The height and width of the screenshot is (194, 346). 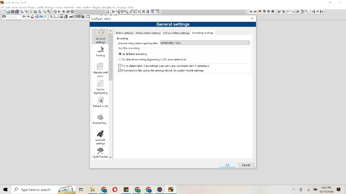 I want to click on Other editor settings, so click(x=148, y=33).